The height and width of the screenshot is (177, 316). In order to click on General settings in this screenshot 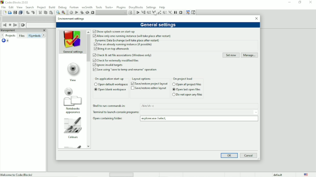, I will do `click(159, 25)`.